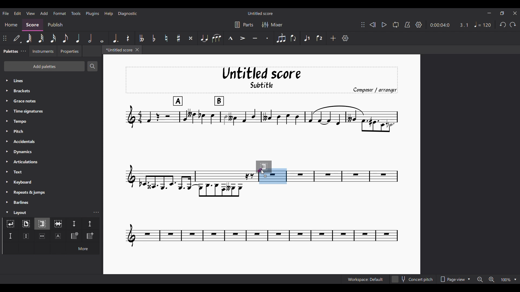 Image resolution: width=520 pixels, height=292 pixels. I want to click on Palettes, so click(9, 52).